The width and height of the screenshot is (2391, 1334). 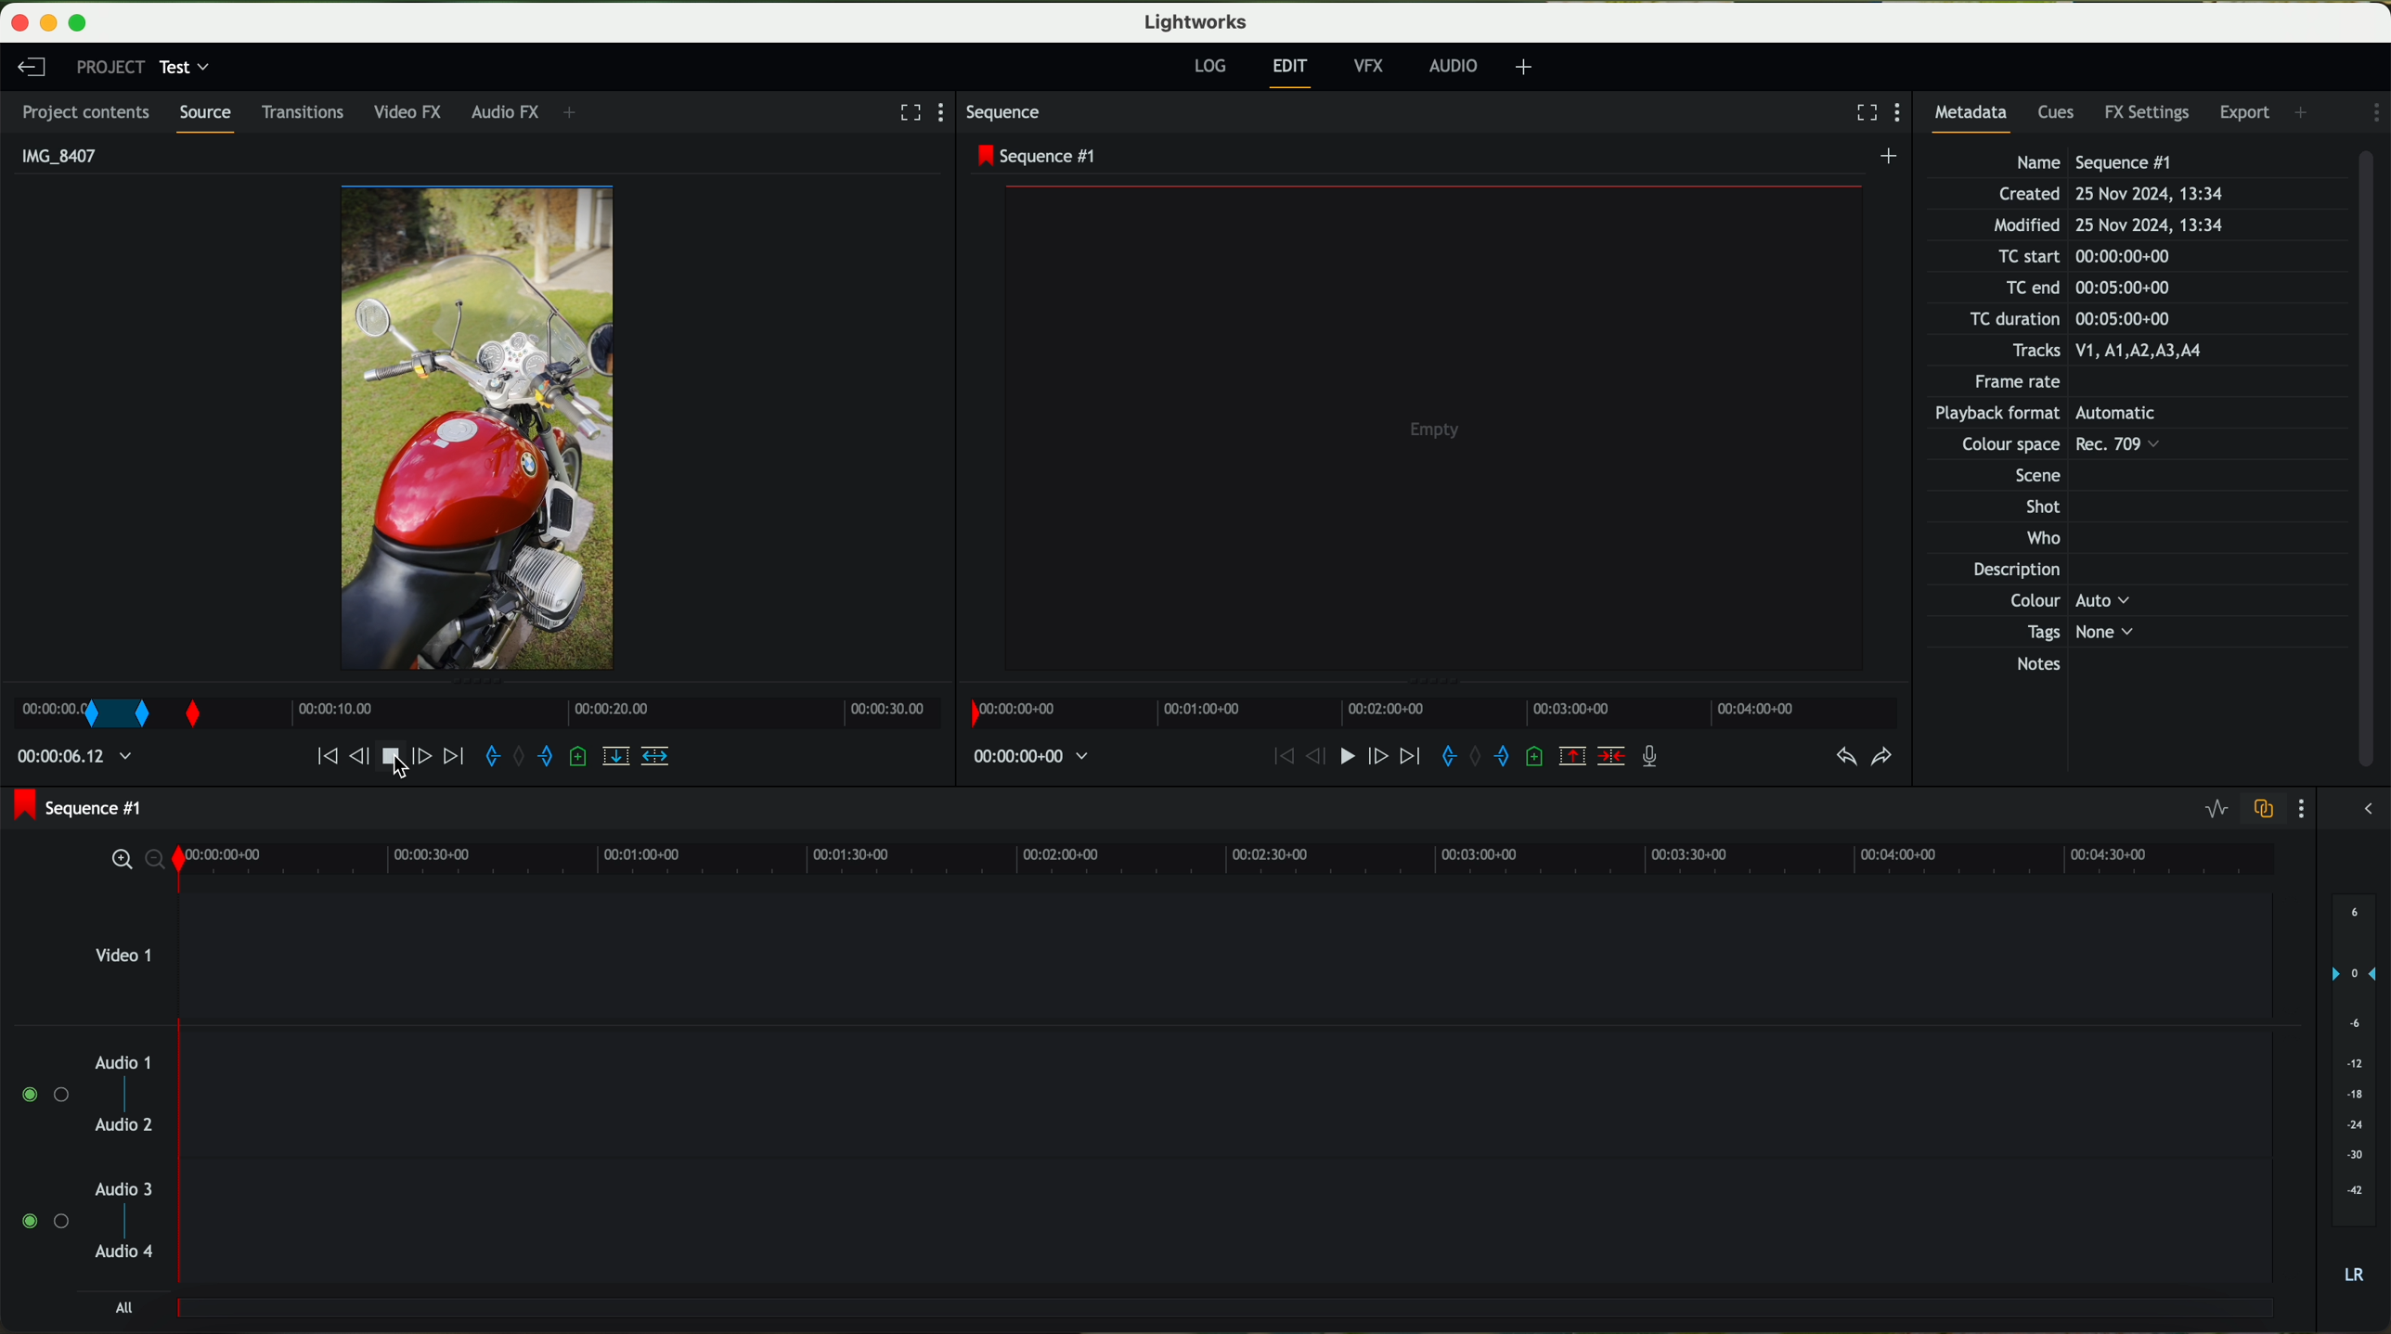 What do you see at coordinates (2061, 665) in the screenshot?
I see `Notes` at bounding box center [2061, 665].